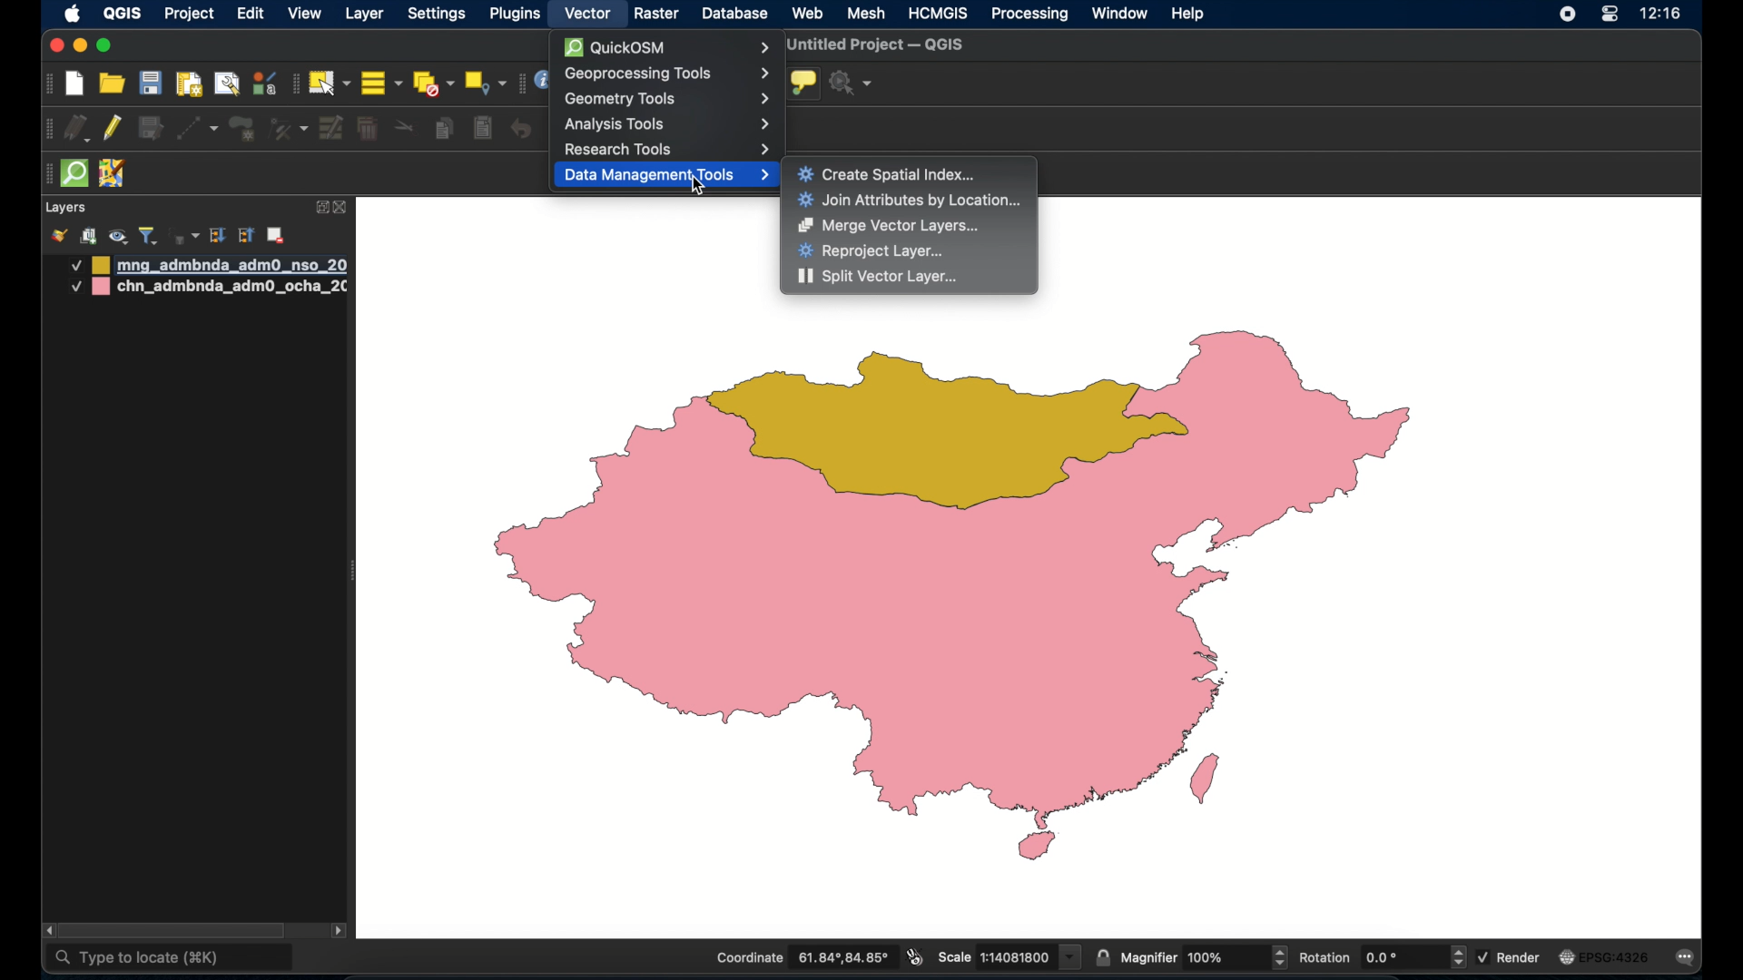 Image resolution: width=1743 pixels, height=980 pixels. What do you see at coordinates (171, 959) in the screenshot?
I see `type to locate` at bounding box center [171, 959].